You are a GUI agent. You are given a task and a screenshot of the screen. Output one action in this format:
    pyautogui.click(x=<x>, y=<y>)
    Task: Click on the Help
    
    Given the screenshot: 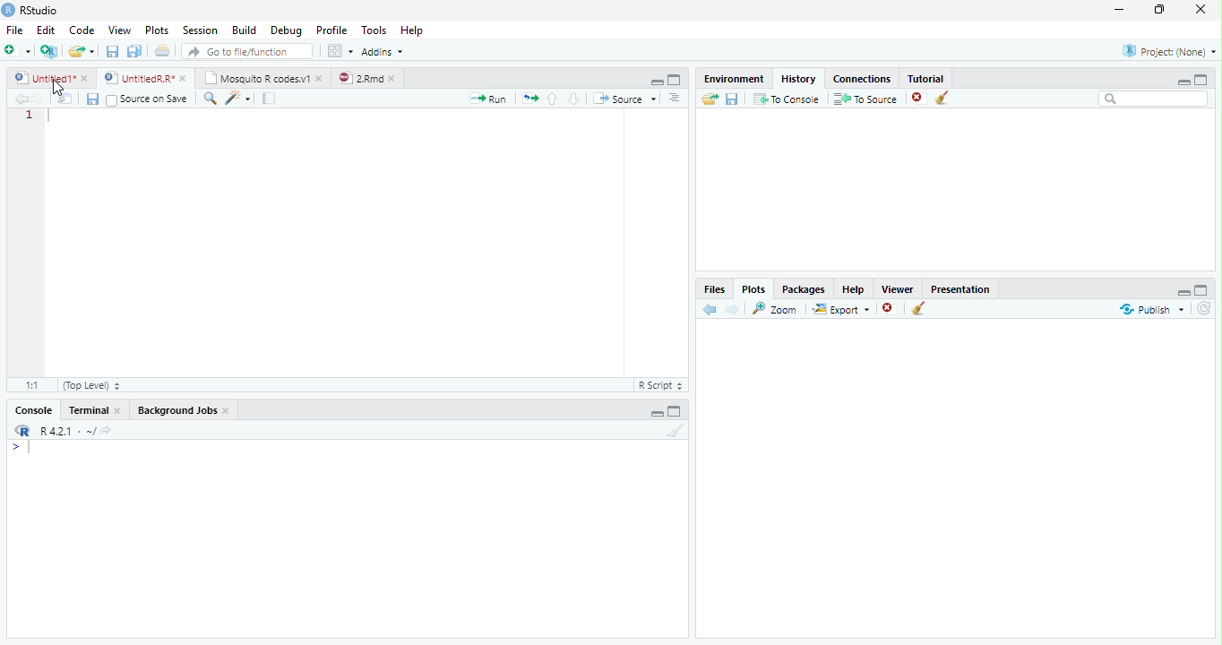 What is the action you would take?
    pyautogui.click(x=414, y=31)
    